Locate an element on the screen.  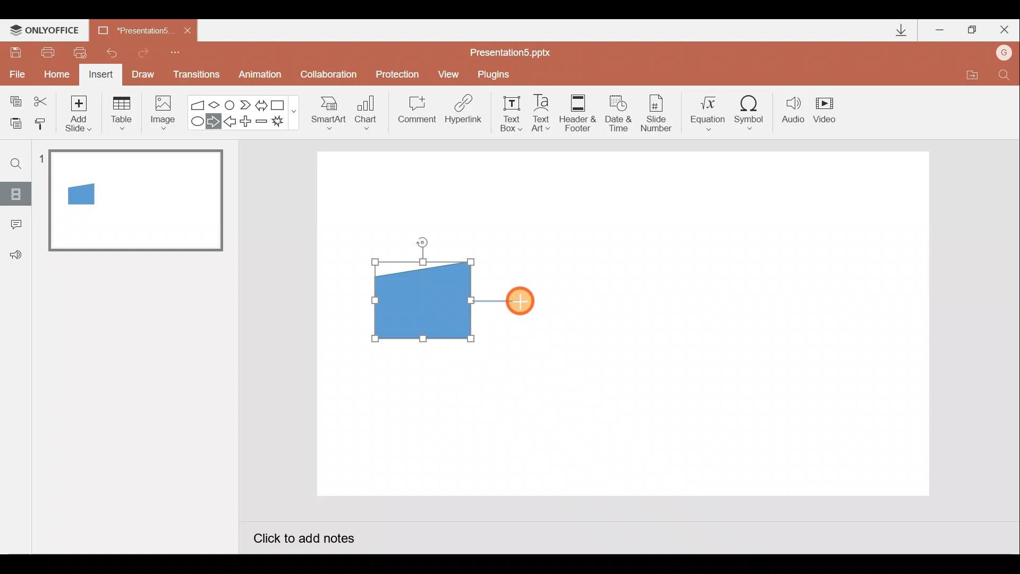
Equation is located at coordinates (710, 112).